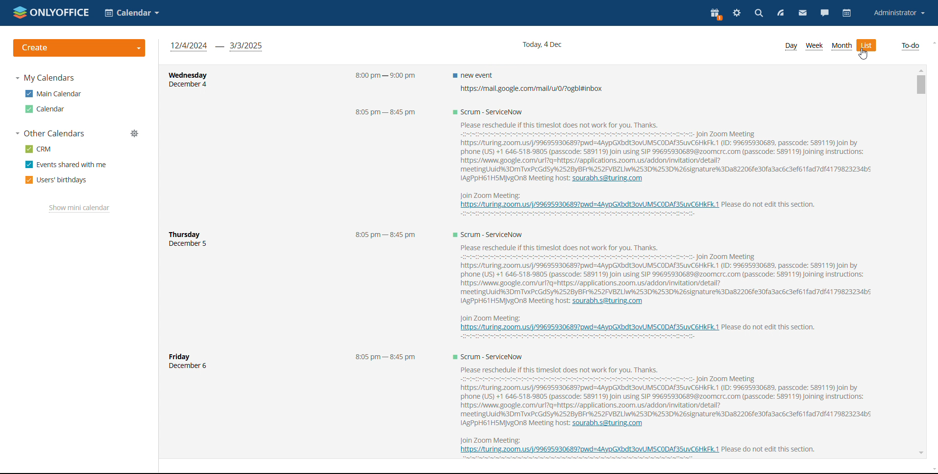  What do you see at coordinates (917, 215) in the screenshot?
I see `scrollbar` at bounding box center [917, 215].